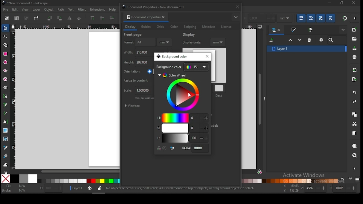 Image resolution: width=363 pixels, height=204 pixels. I want to click on copy, so click(354, 115).